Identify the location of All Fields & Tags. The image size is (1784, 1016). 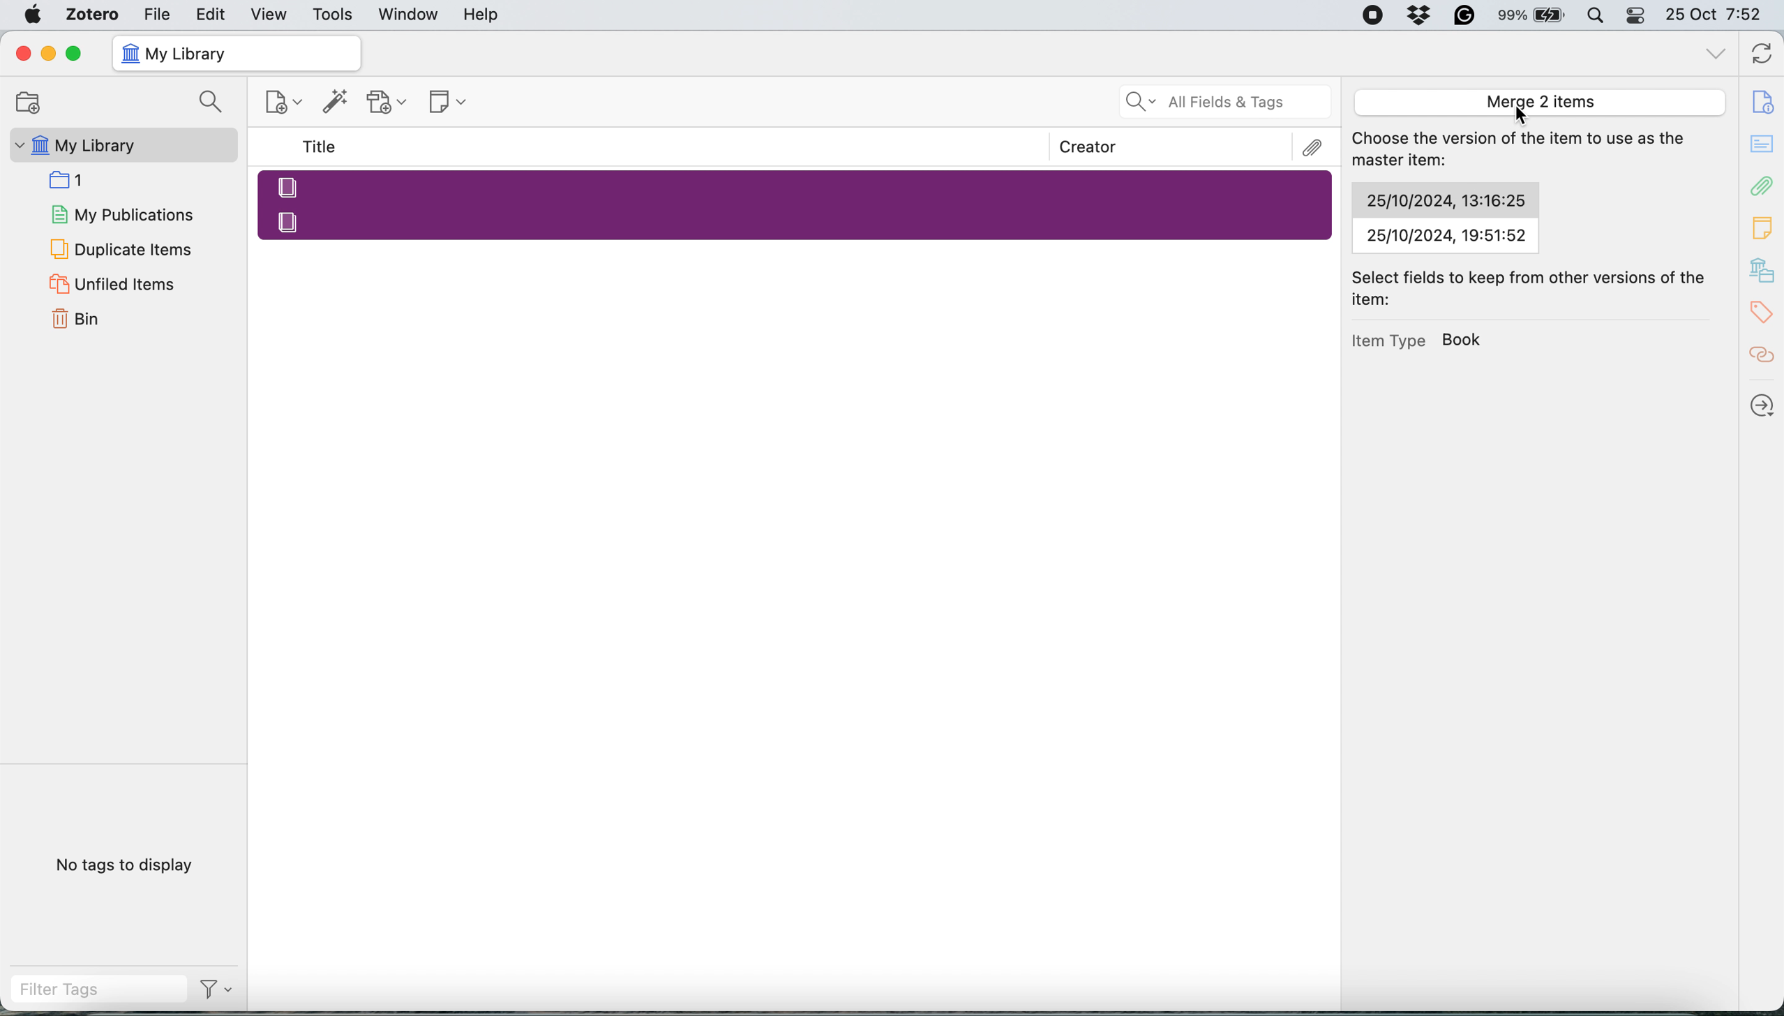
(1227, 102).